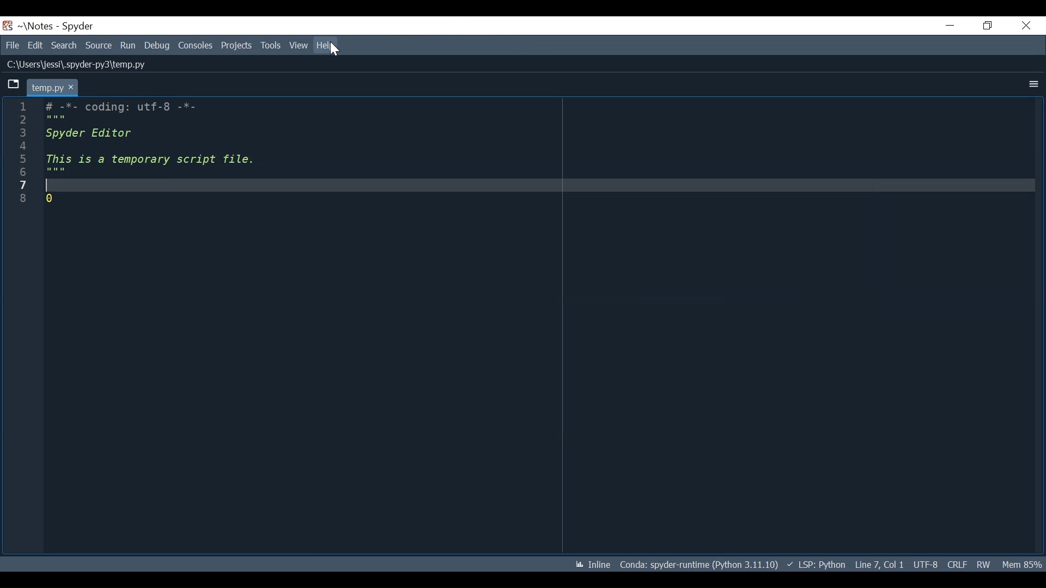 Image resolution: width=1046 pixels, height=588 pixels. Describe the element at coordinates (197, 45) in the screenshot. I see `Consoles` at that location.